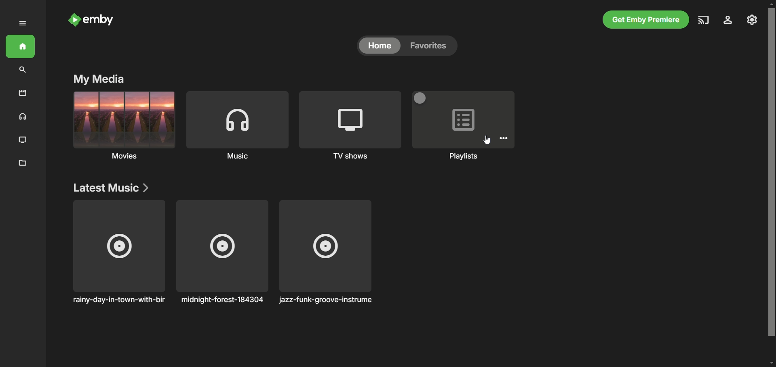  What do you see at coordinates (110, 188) in the screenshot?
I see `latest music` at bounding box center [110, 188].